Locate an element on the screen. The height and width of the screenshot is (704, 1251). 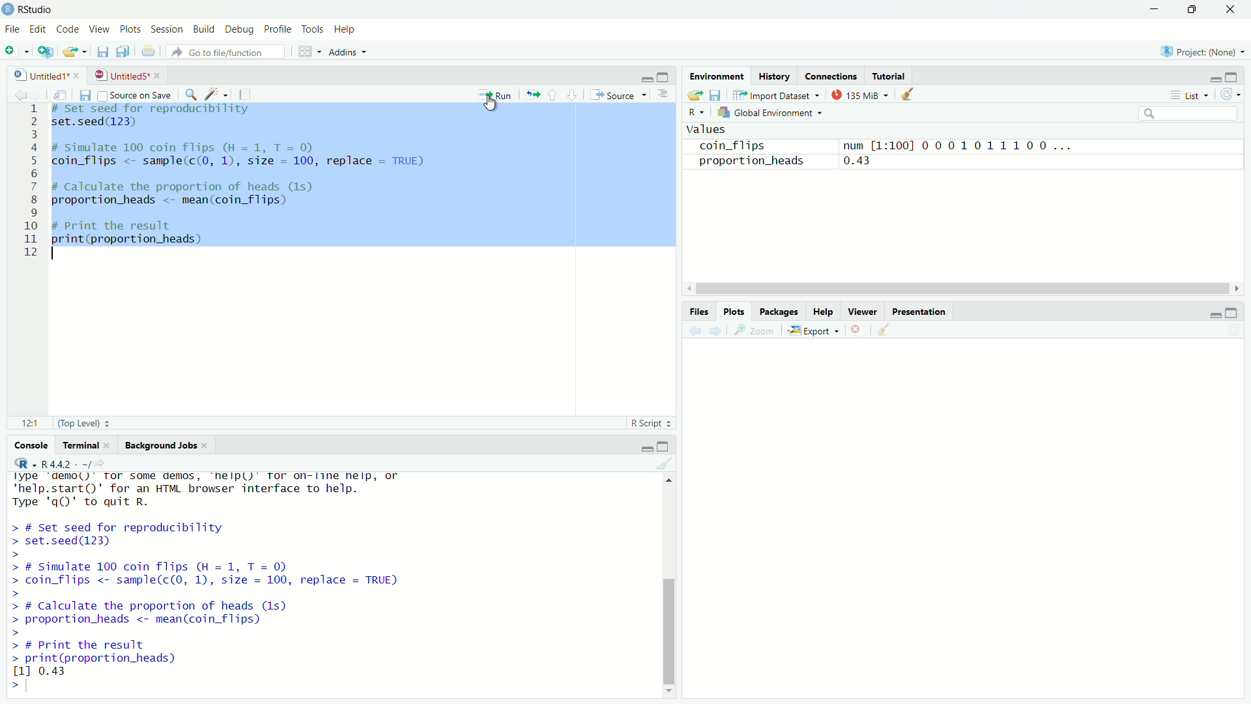
load workspace is located at coordinates (695, 96).